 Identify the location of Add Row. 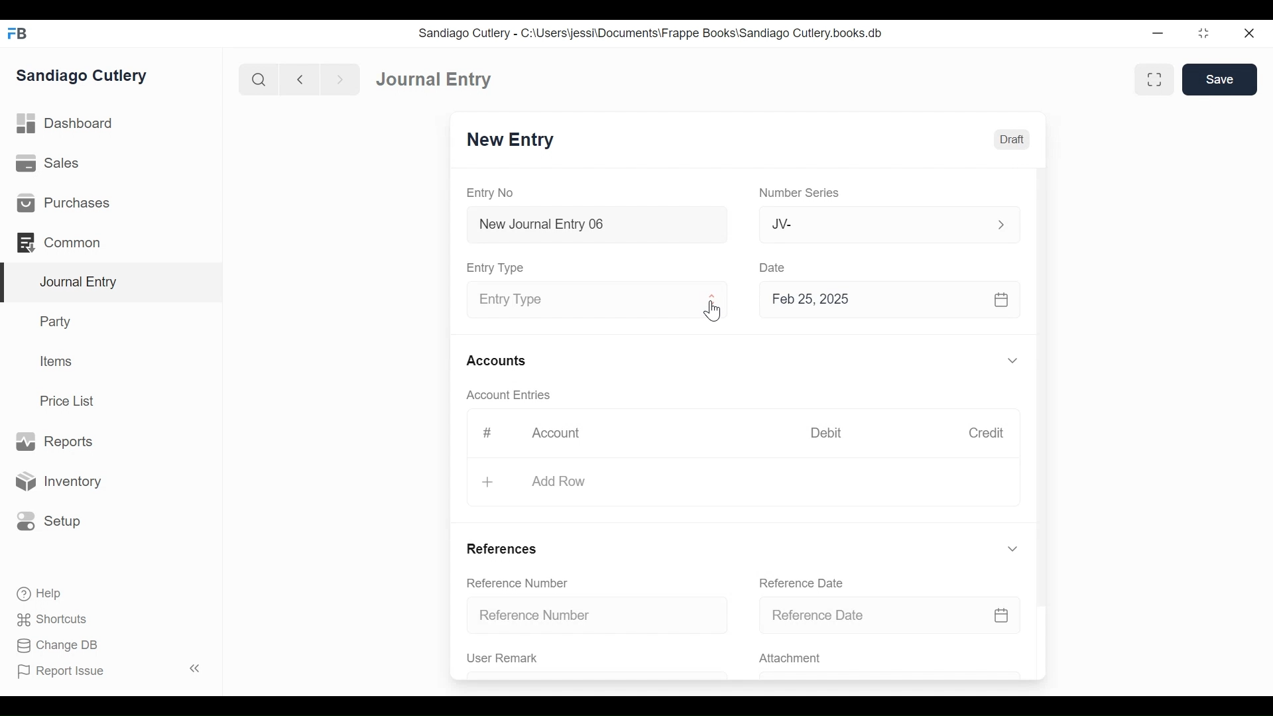
(557, 482).